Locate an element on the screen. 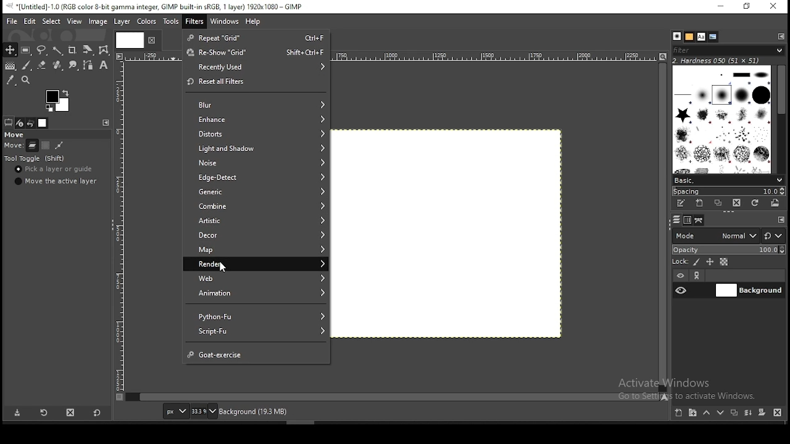  text tool is located at coordinates (104, 65).